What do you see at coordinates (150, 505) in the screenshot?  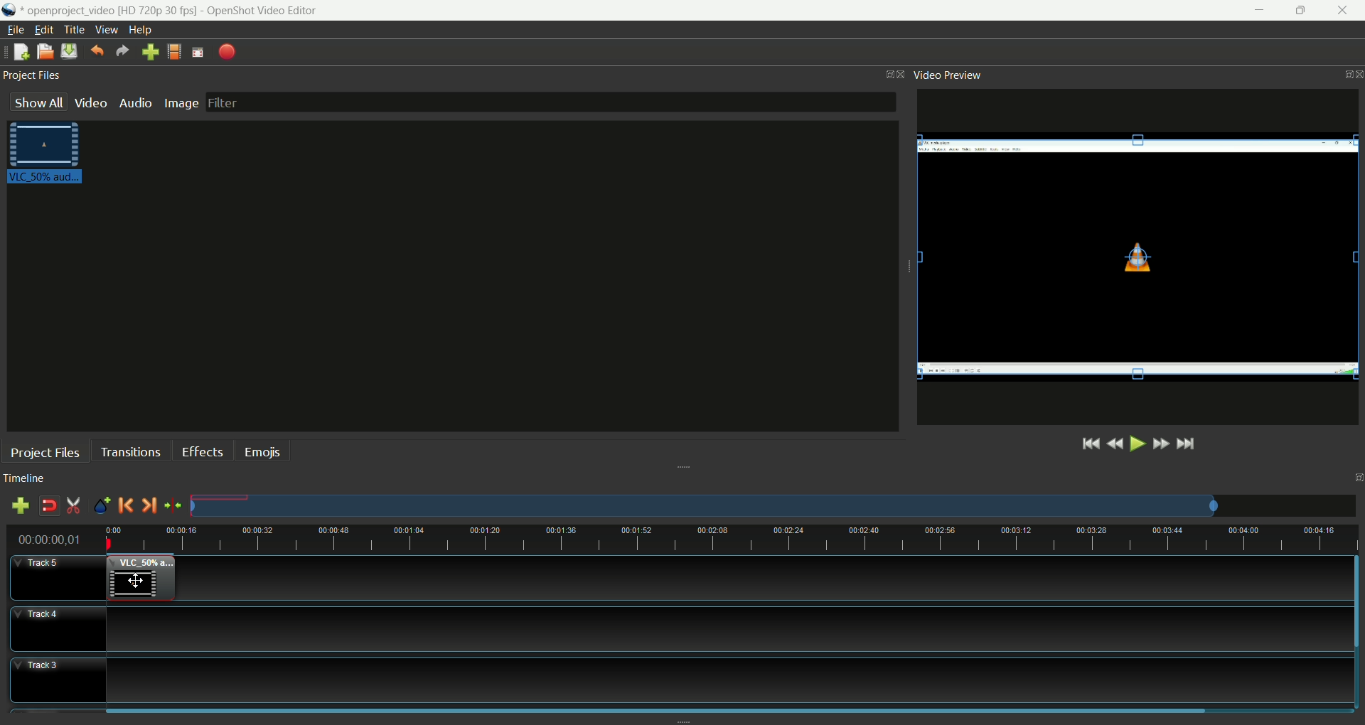 I see `next marker` at bounding box center [150, 505].